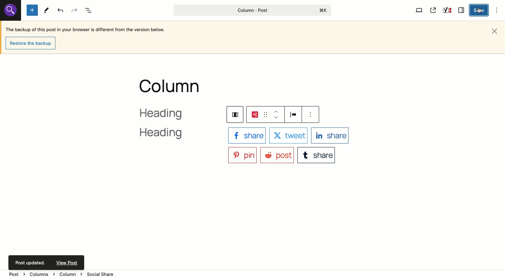 This screenshot has height=278, width=505. What do you see at coordinates (255, 114) in the screenshot?
I see `Social share` at bounding box center [255, 114].